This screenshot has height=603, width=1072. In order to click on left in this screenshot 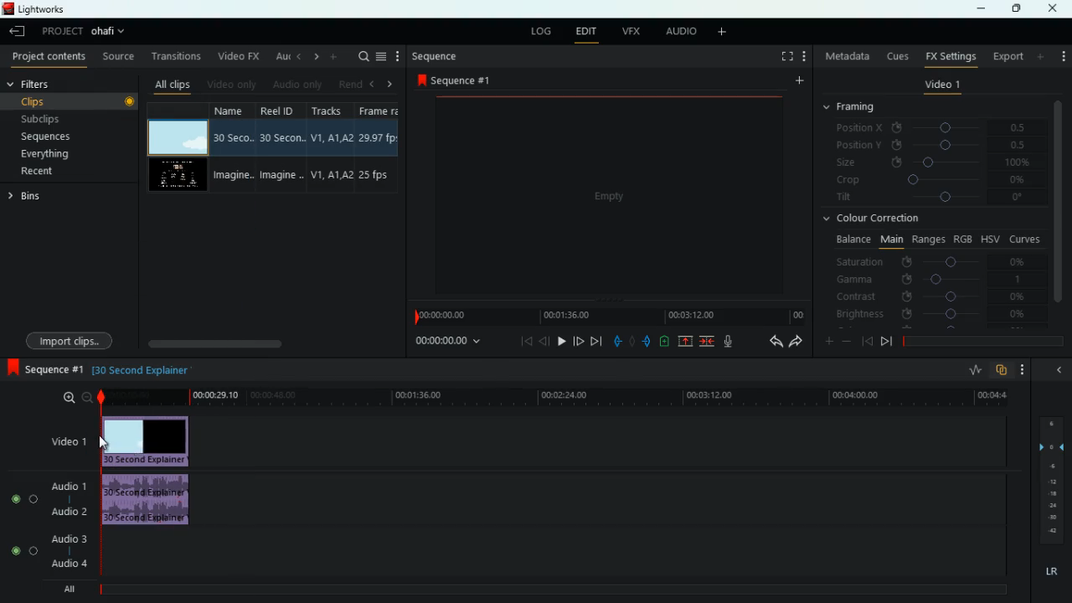, I will do `click(296, 56)`.